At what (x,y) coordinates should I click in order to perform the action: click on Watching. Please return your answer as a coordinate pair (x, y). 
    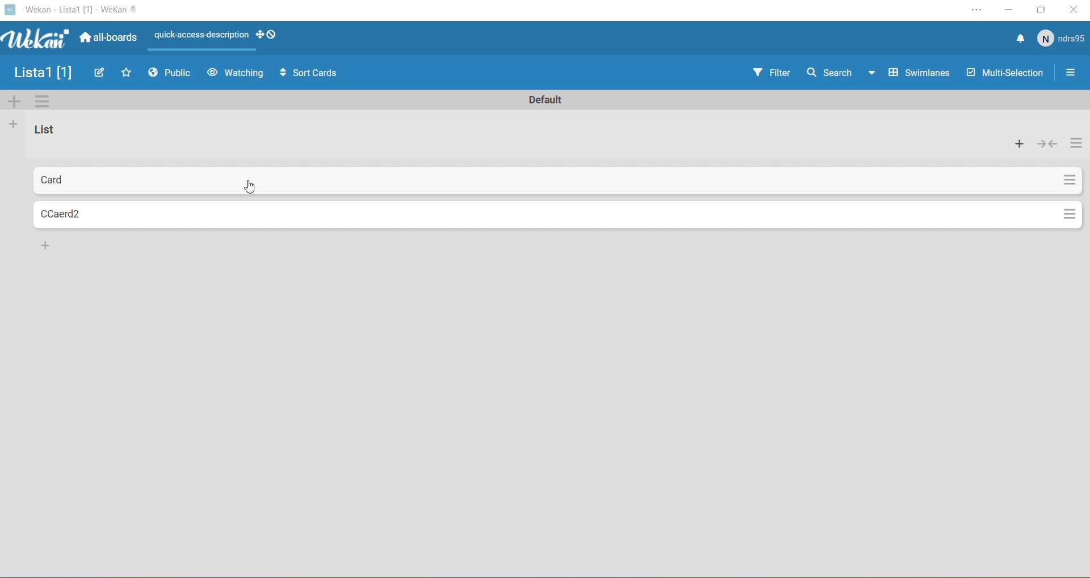
    Looking at the image, I should click on (235, 73).